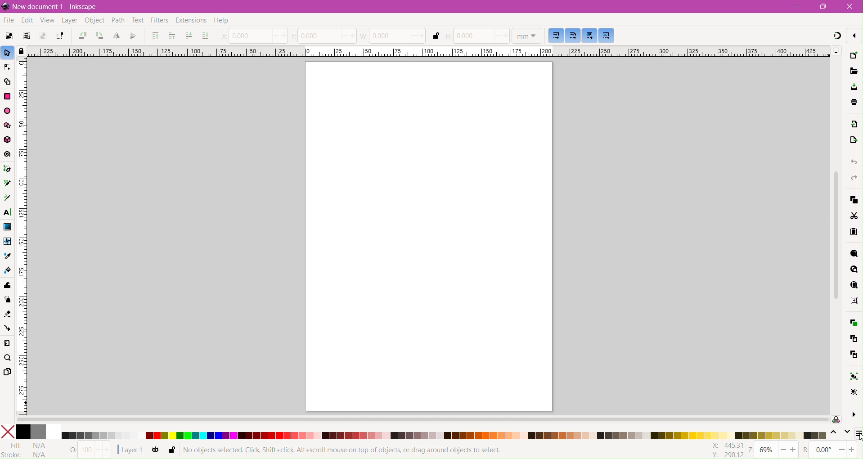 Image resolution: width=863 pixels, height=459 pixels. What do you see at coordinates (427, 51) in the screenshot?
I see `Horizontal Ruler` at bounding box center [427, 51].